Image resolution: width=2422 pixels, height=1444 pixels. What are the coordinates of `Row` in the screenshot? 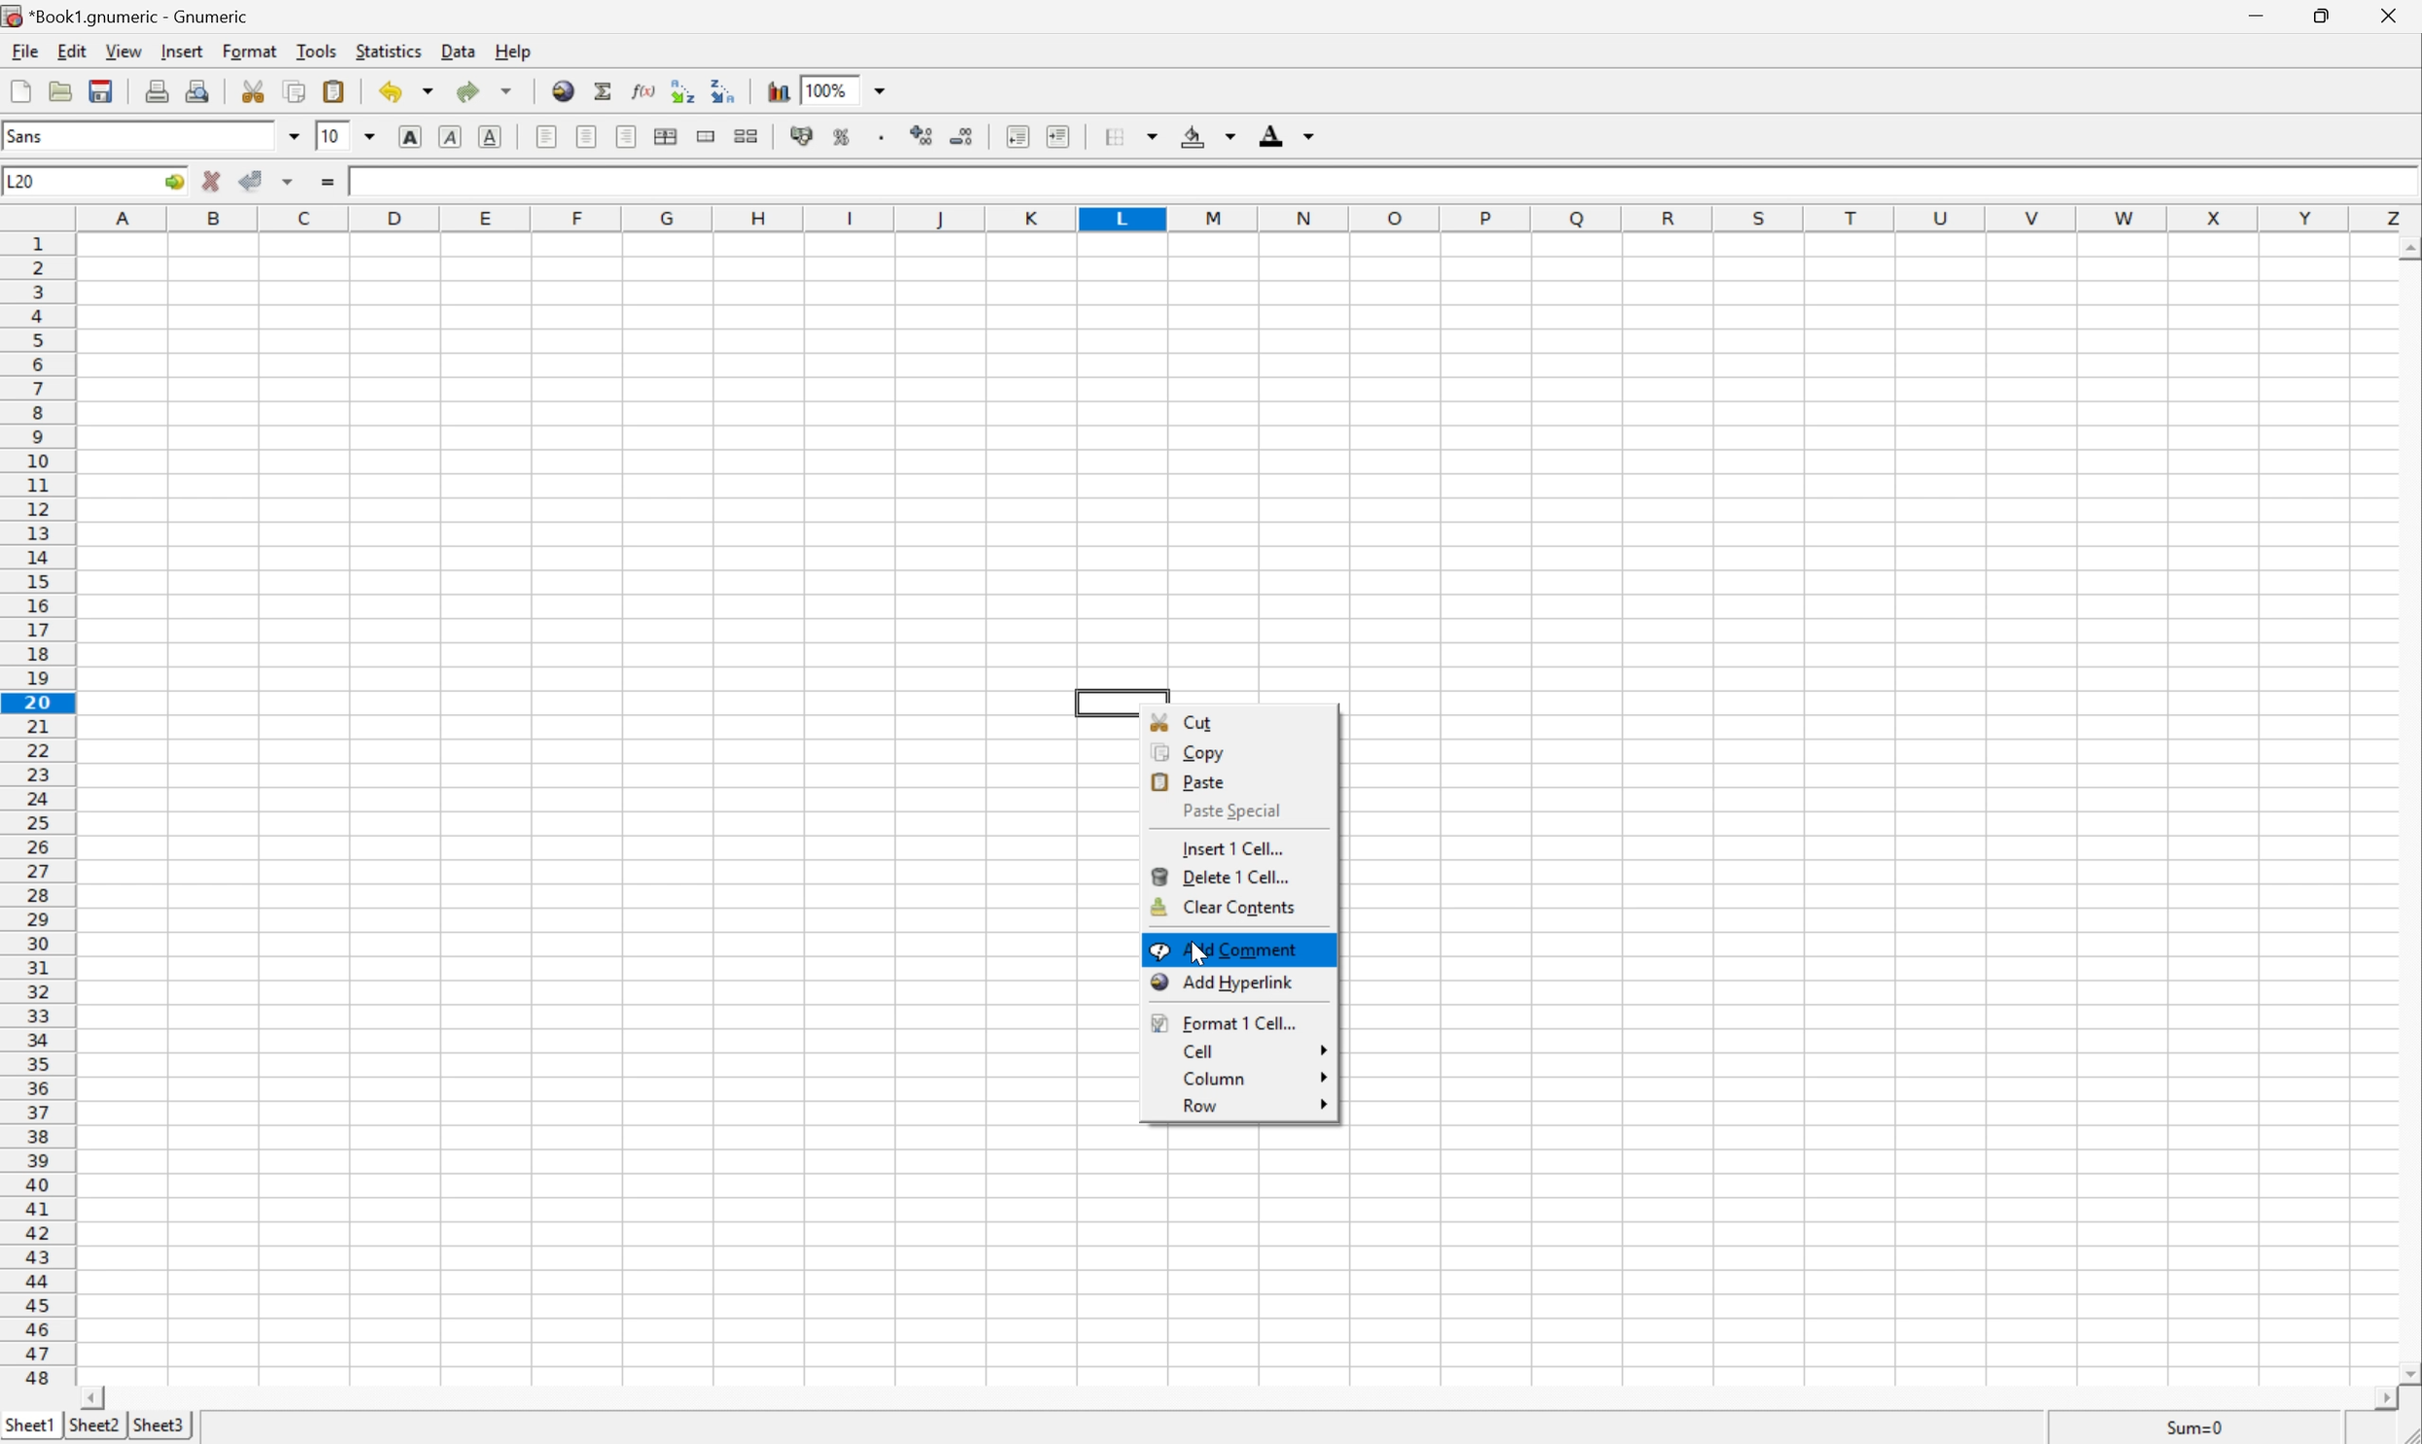 It's located at (1197, 1106).